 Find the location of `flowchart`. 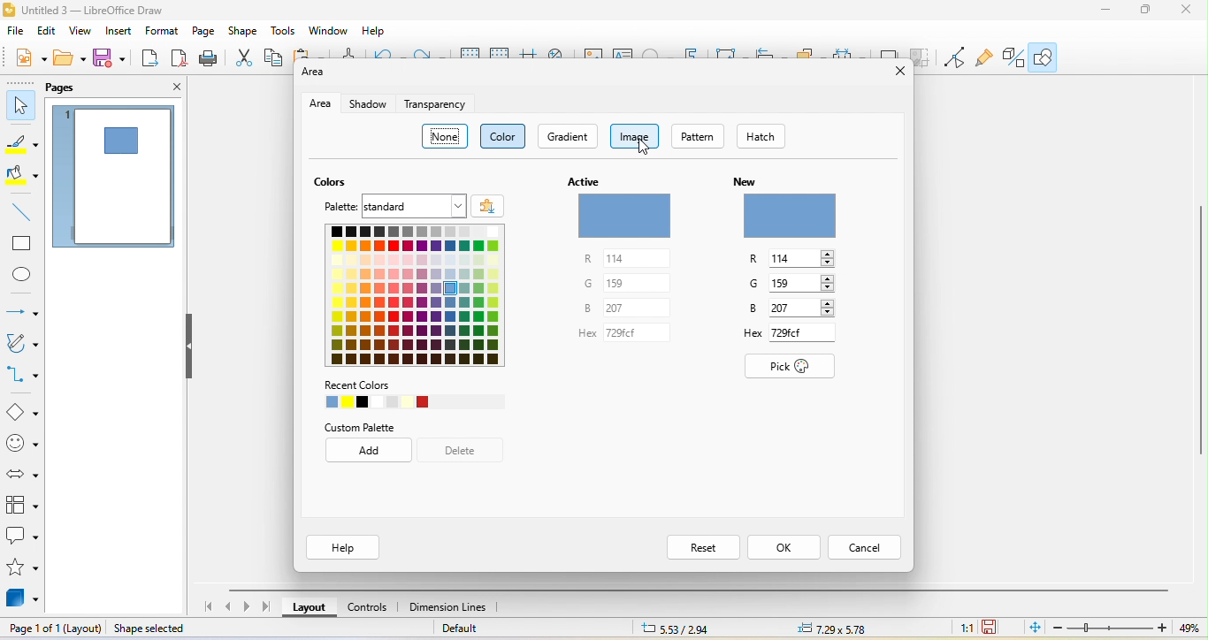

flowchart is located at coordinates (22, 505).